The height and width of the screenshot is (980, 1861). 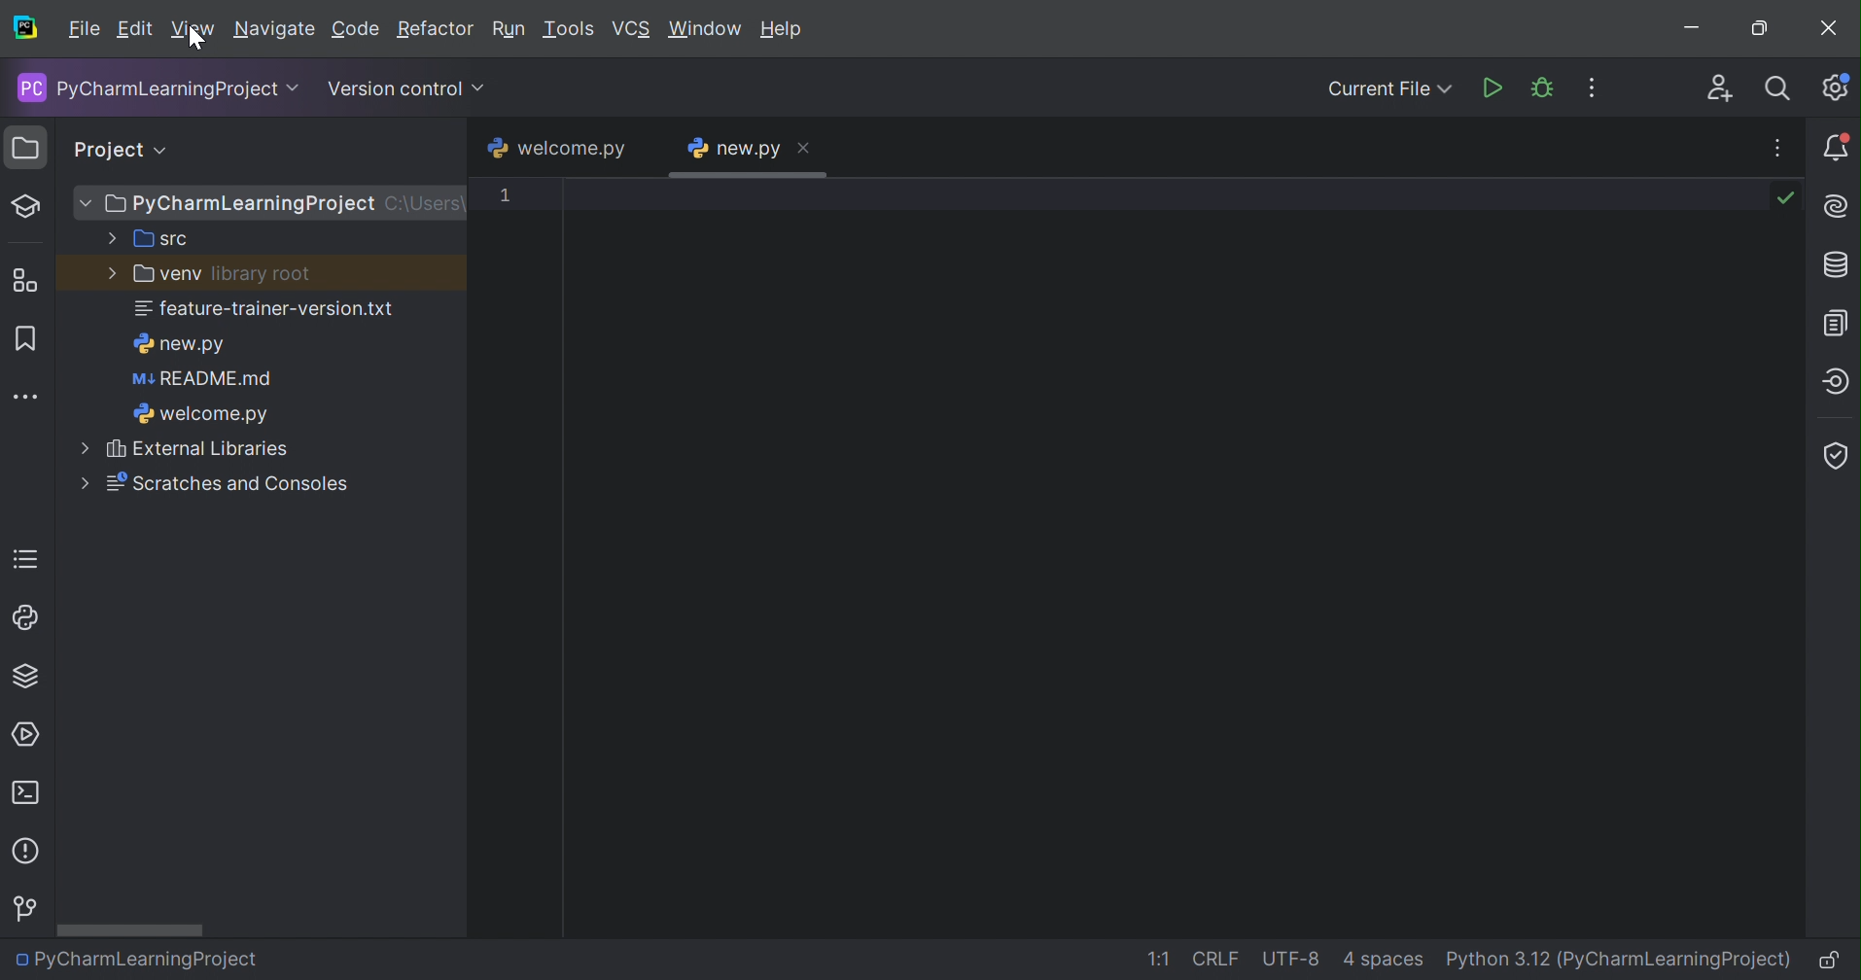 What do you see at coordinates (510, 30) in the screenshot?
I see `Run` at bounding box center [510, 30].